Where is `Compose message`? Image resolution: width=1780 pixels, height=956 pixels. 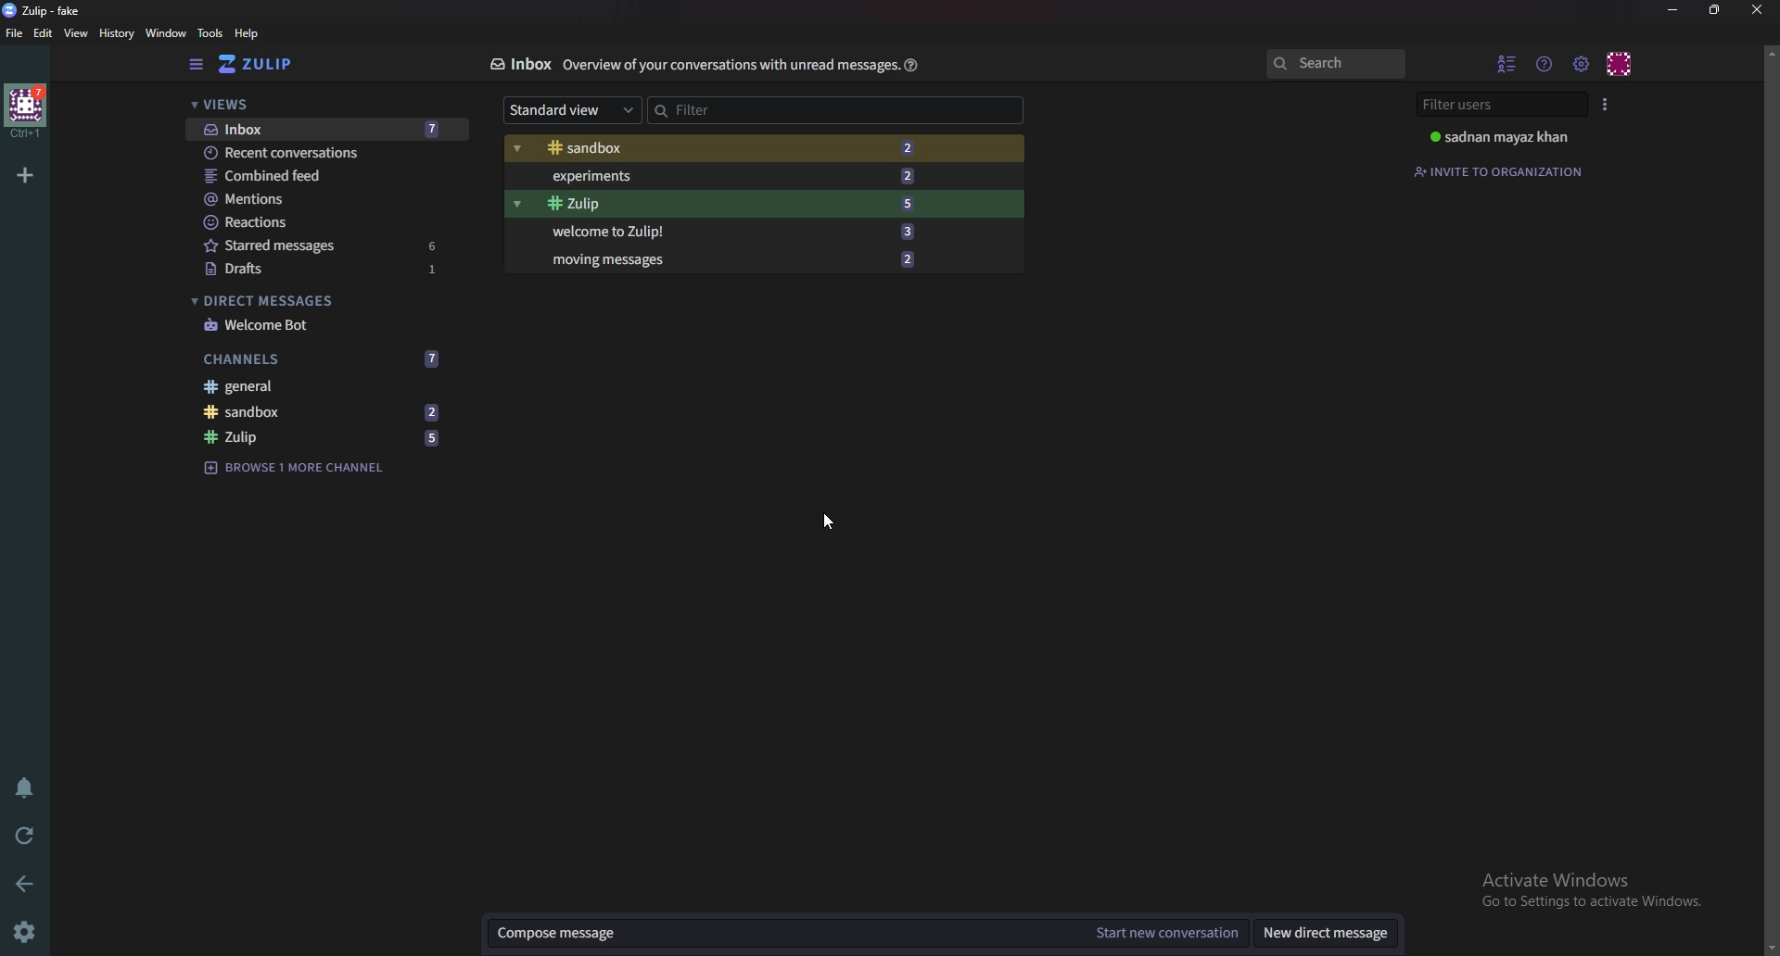 Compose message is located at coordinates (790, 928).